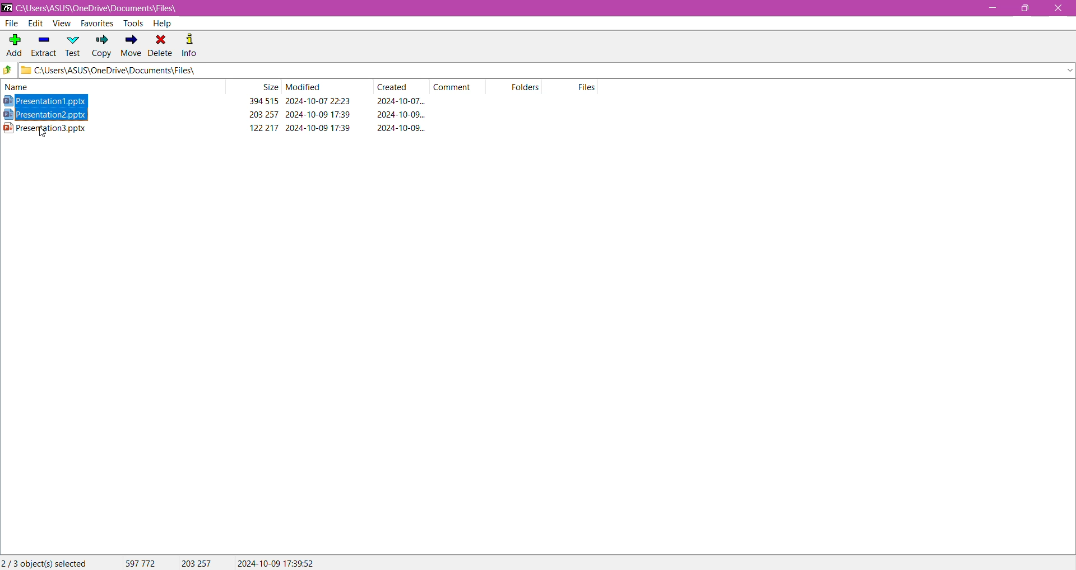 This screenshot has height=570, width=1076. Describe the element at coordinates (304, 87) in the screenshot. I see `Modified` at that location.